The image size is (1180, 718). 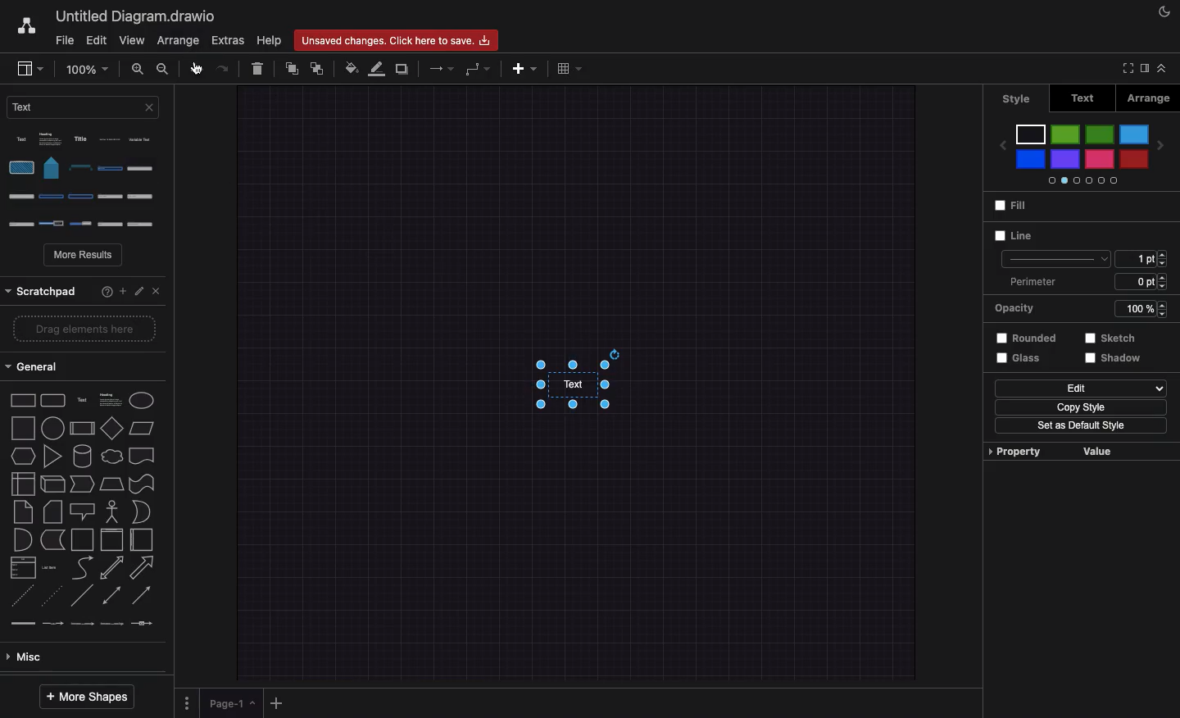 What do you see at coordinates (1108, 338) in the screenshot?
I see `Skecth` at bounding box center [1108, 338].